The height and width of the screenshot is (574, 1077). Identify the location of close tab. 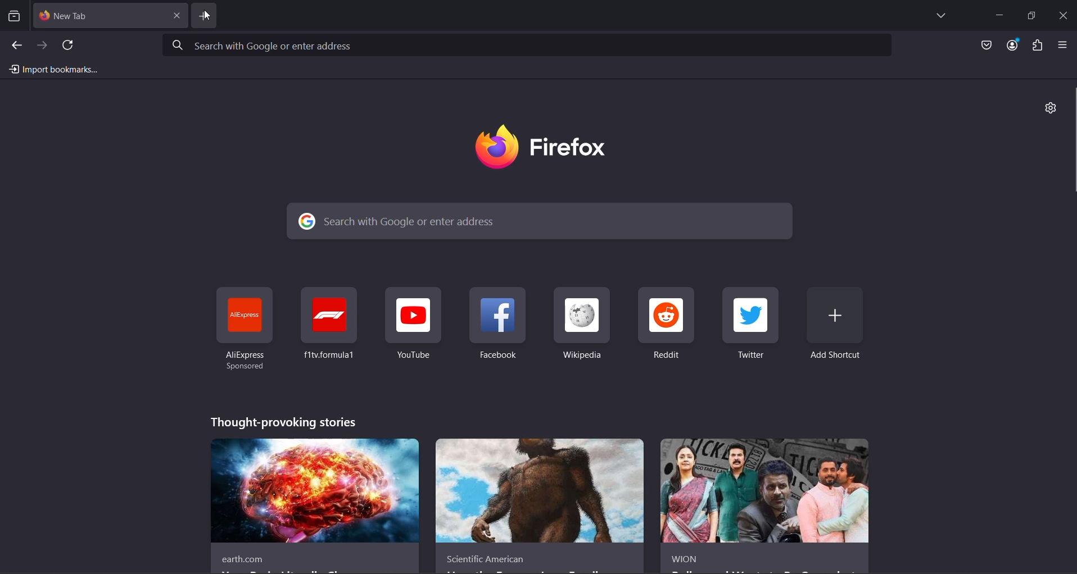
(177, 15).